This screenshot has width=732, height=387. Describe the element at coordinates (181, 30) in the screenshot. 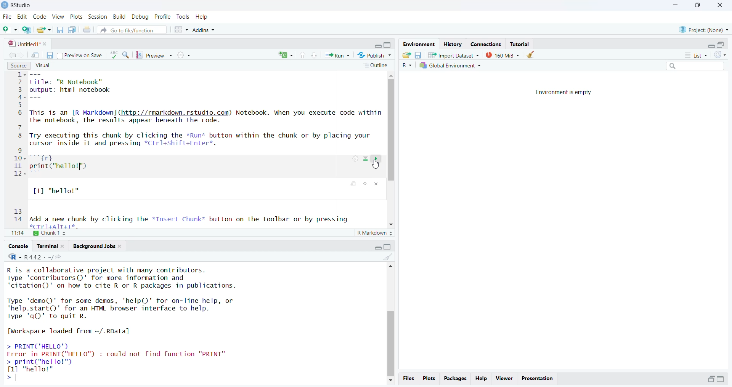

I see `workspace panes` at that location.